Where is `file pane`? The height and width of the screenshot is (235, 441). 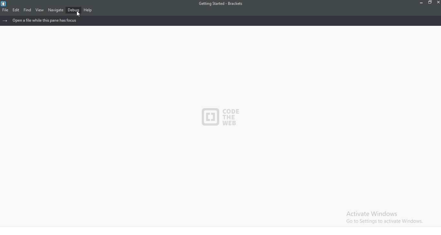
file pane is located at coordinates (221, 21).